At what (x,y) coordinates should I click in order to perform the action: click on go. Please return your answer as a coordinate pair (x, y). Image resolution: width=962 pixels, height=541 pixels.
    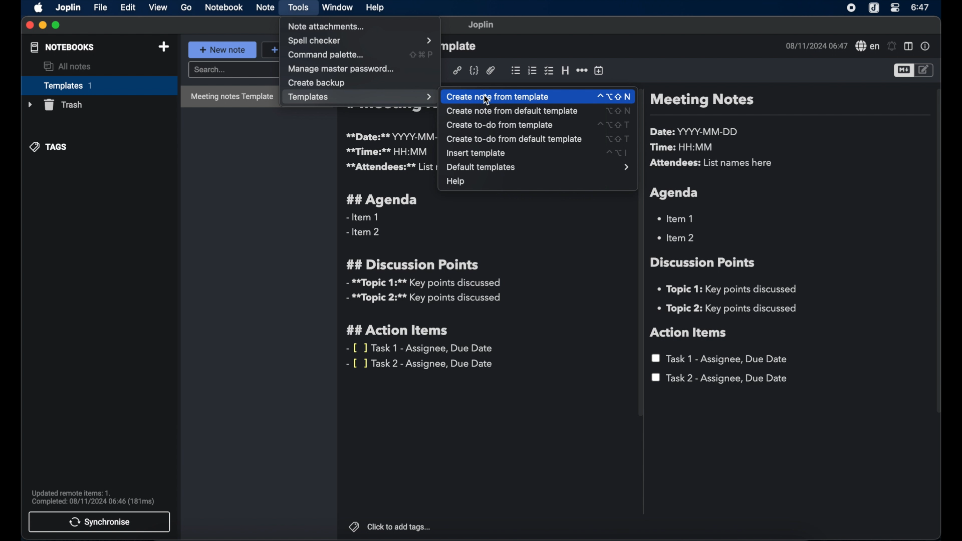
    Looking at the image, I should click on (186, 7).